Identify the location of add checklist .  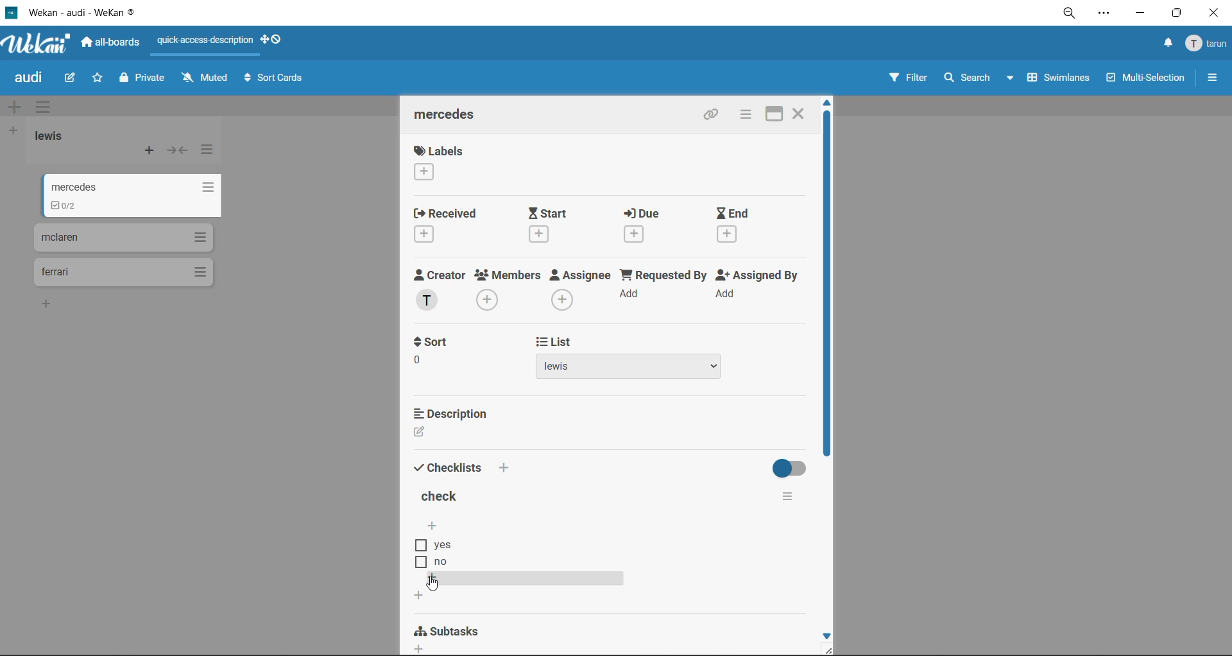
(435, 525).